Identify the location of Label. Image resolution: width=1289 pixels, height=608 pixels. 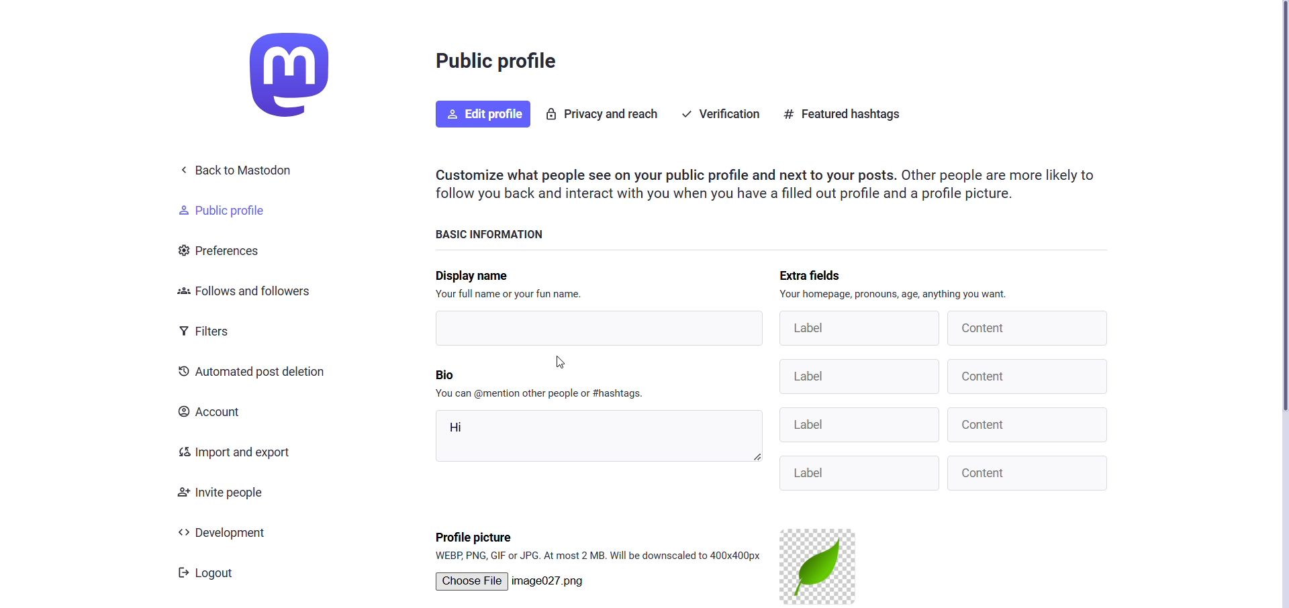
(863, 472).